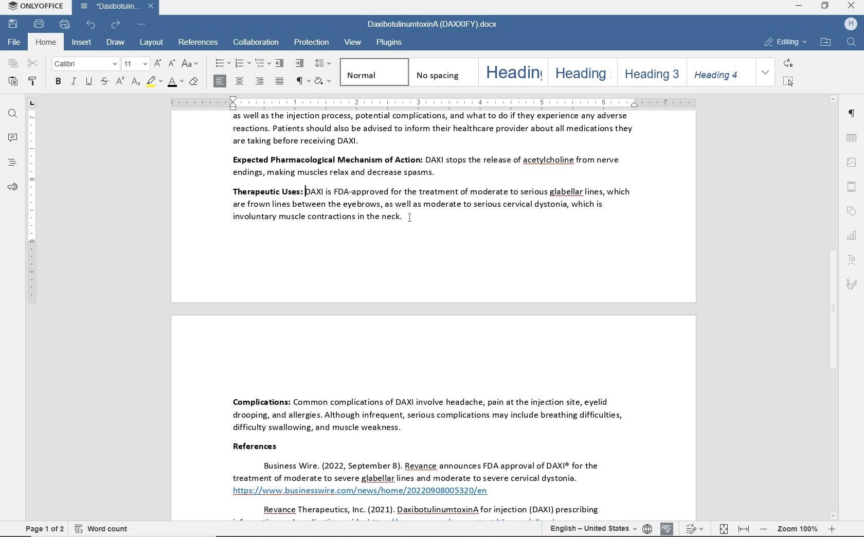 This screenshot has height=537, width=864. What do you see at coordinates (11, 188) in the screenshot?
I see `feedback & support` at bounding box center [11, 188].